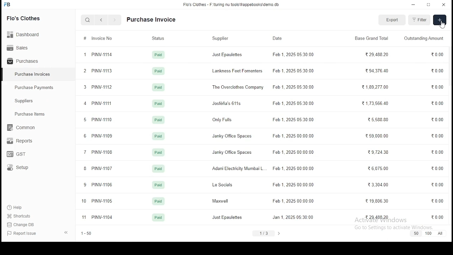 The image size is (453, 255). I want to click on only fulls, so click(224, 120).